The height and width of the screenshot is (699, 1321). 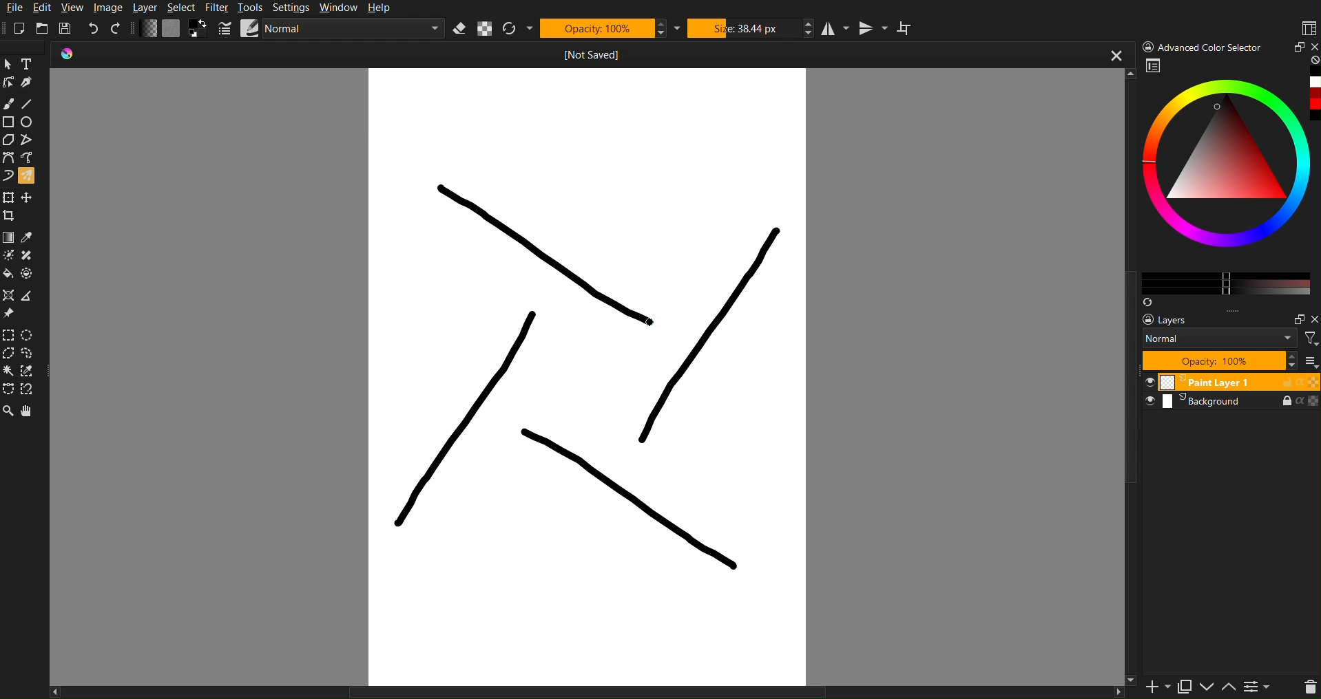 What do you see at coordinates (32, 335) in the screenshot?
I see `Ellipse selection Tool` at bounding box center [32, 335].